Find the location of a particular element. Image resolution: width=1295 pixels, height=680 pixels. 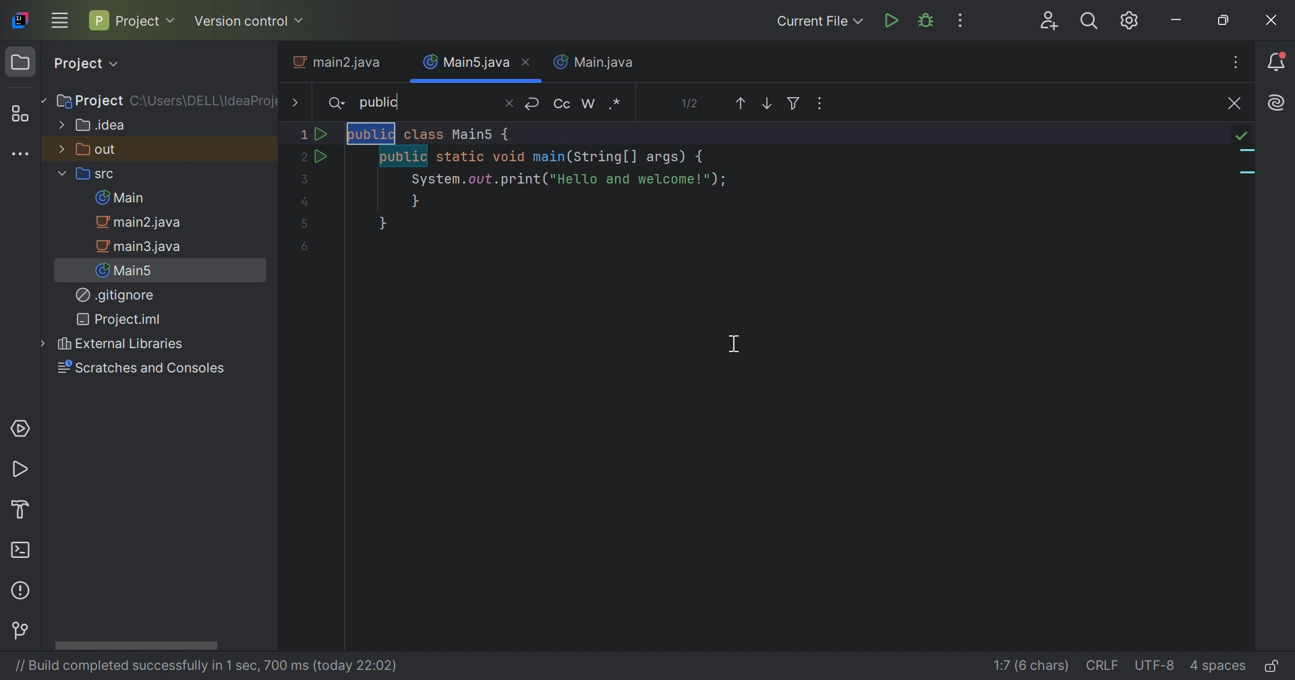

Structure is located at coordinates (23, 115).